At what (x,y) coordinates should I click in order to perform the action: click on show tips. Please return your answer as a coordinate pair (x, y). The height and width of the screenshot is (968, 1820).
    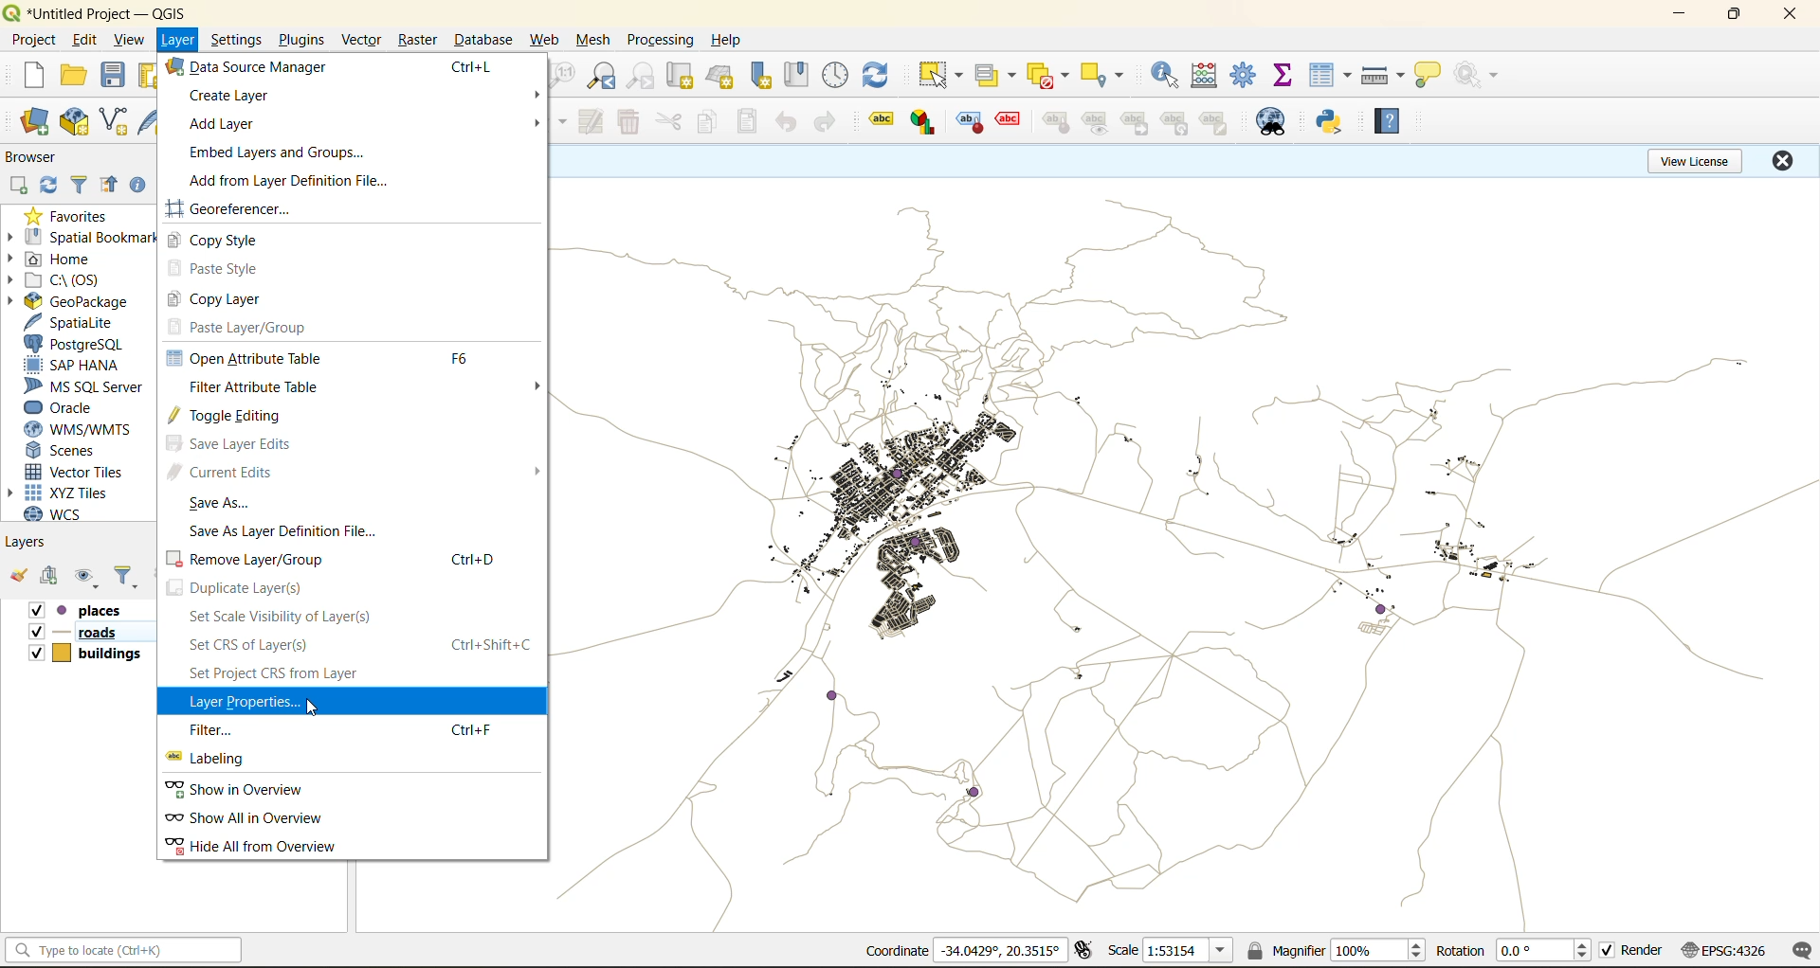
    Looking at the image, I should click on (1430, 74).